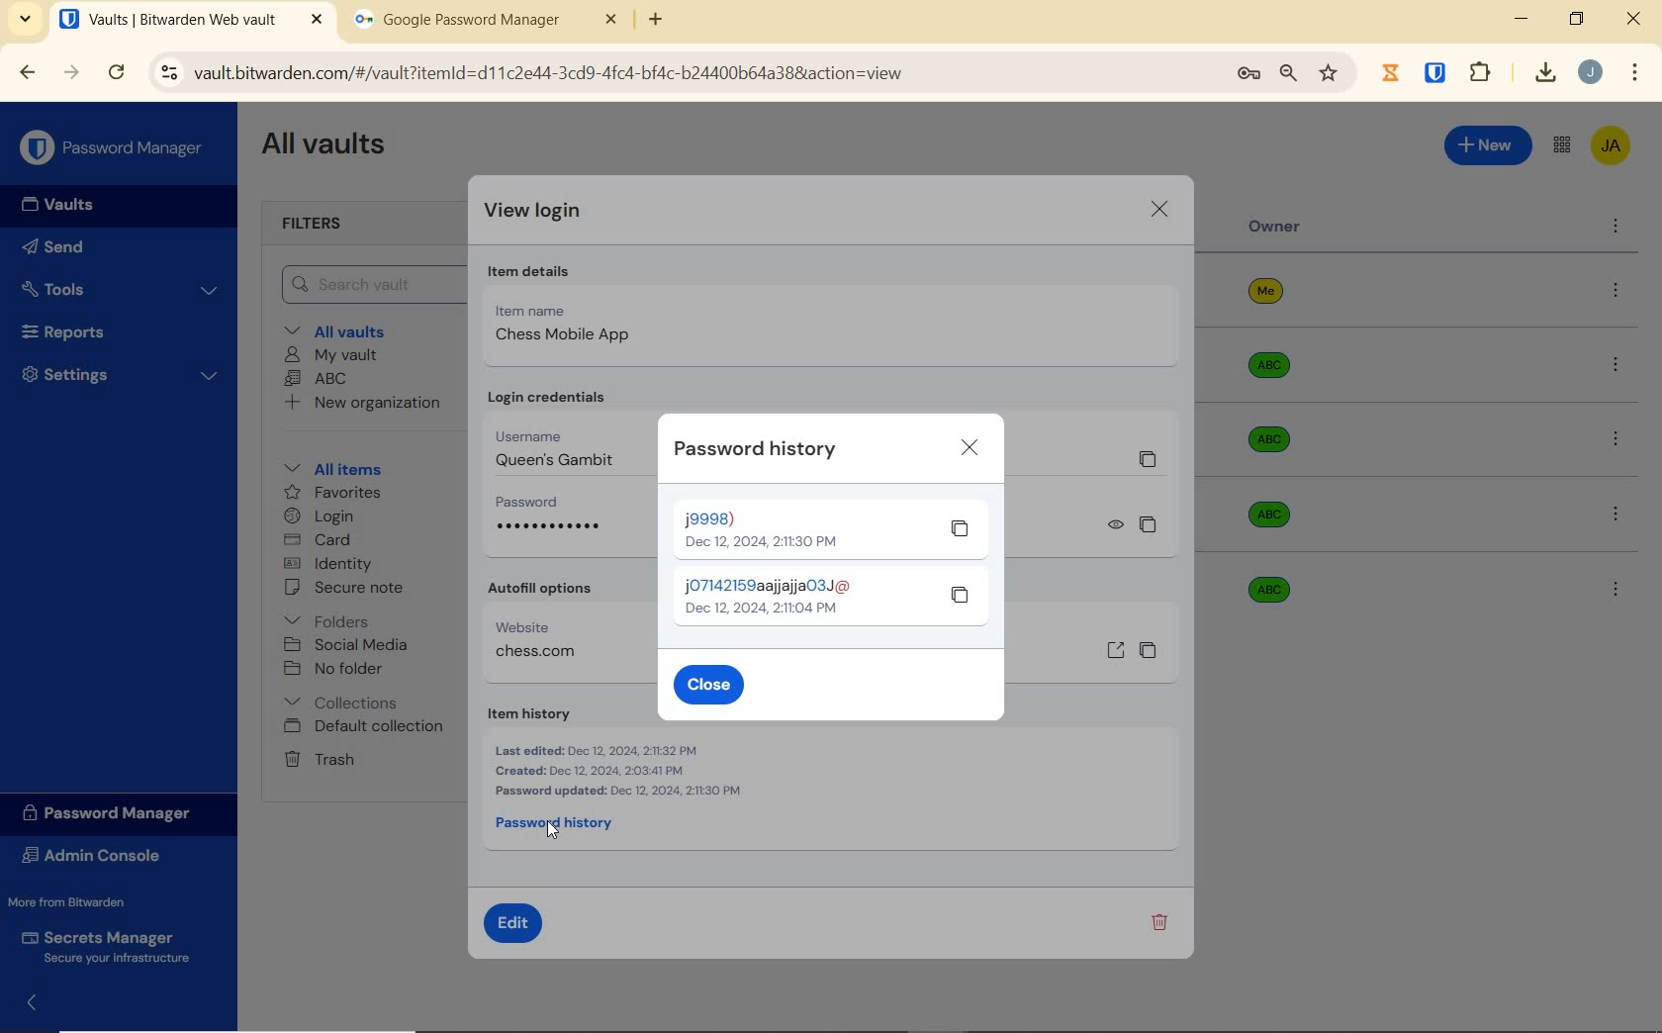  I want to click on All items, so click(333, 469).